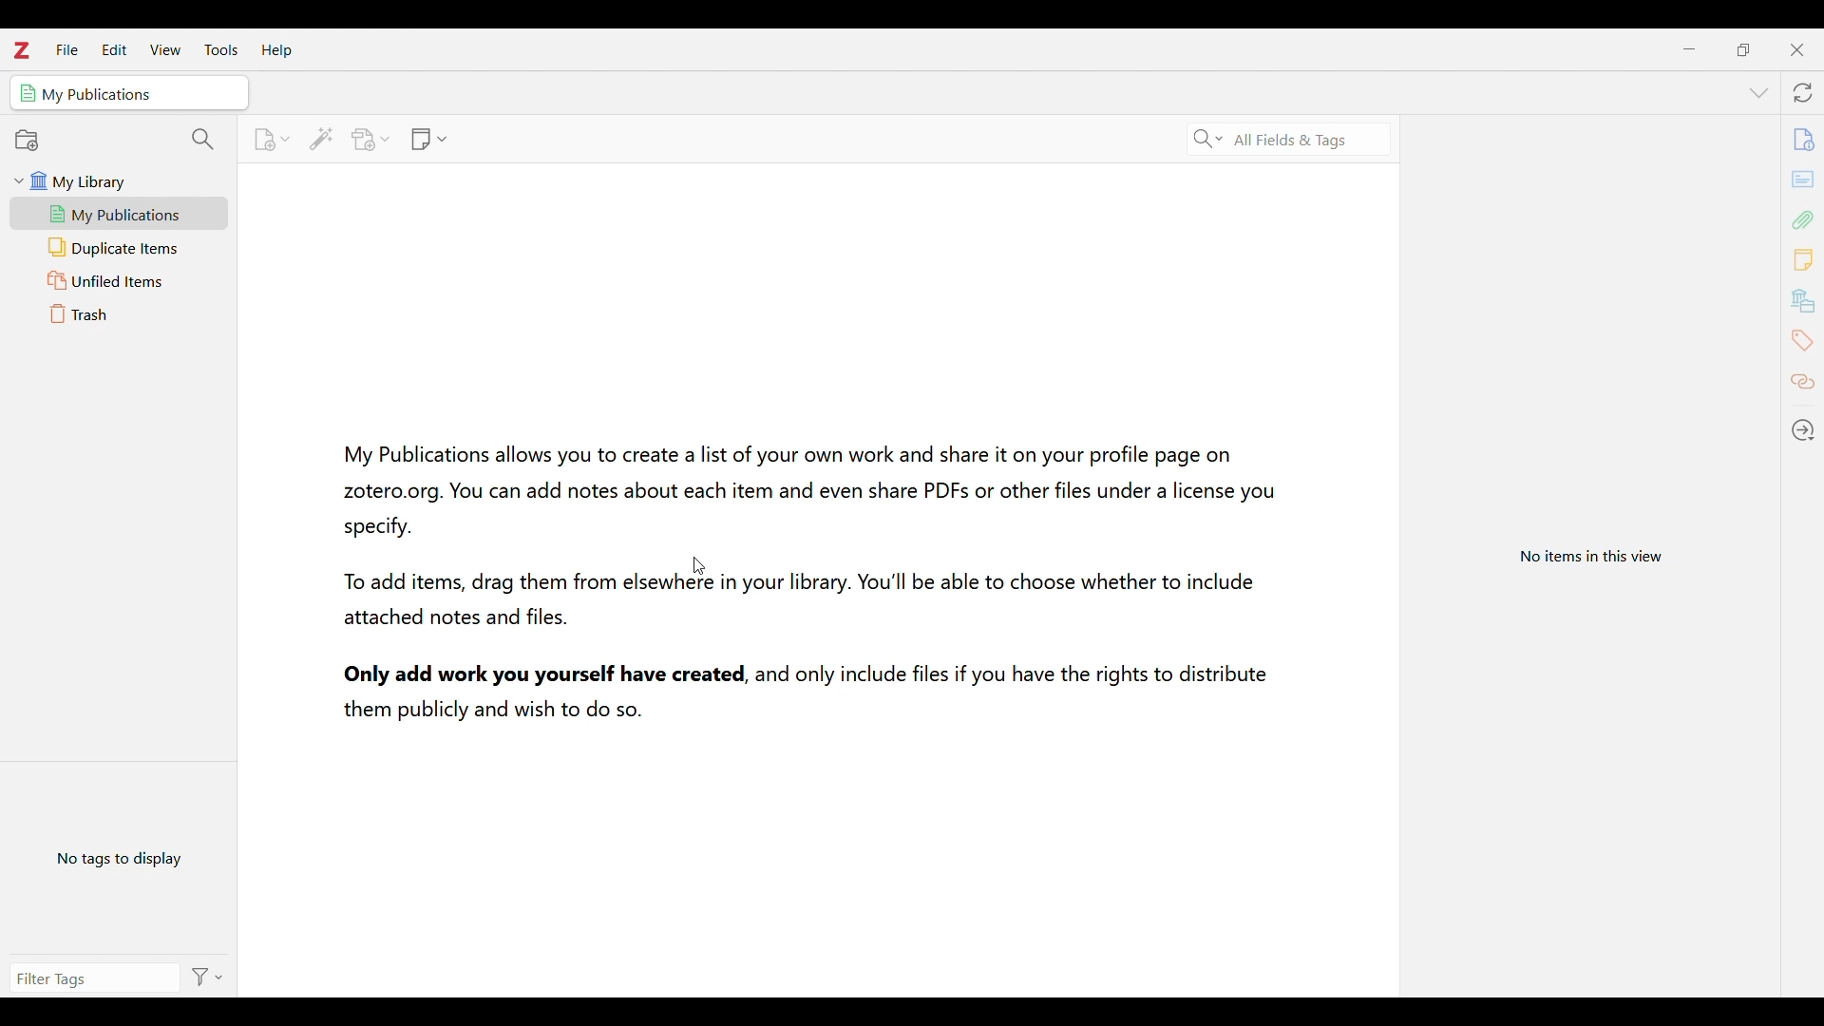 This screenshot has width=1824, height=1026. I want to click on My library, so click(125, 180).